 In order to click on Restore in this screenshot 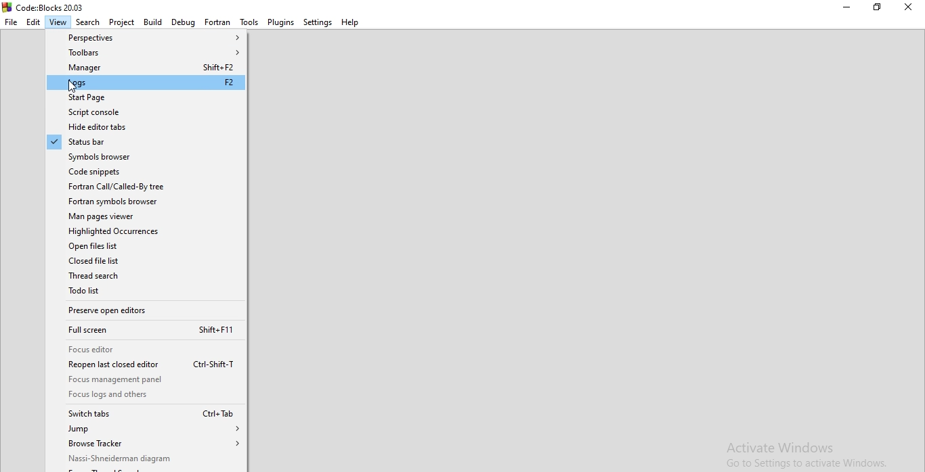, I will do `click(876, 7)`.